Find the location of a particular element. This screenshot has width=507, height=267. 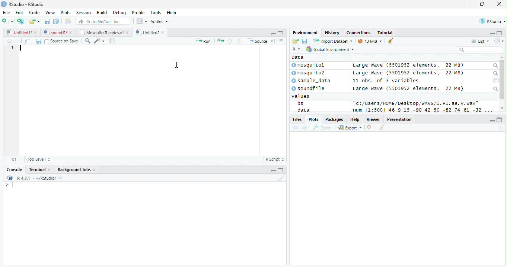

"c:/users/HOME /Desktop/WAVS/1.F1. ae. v.wav" is located at coordinates (416, 103).